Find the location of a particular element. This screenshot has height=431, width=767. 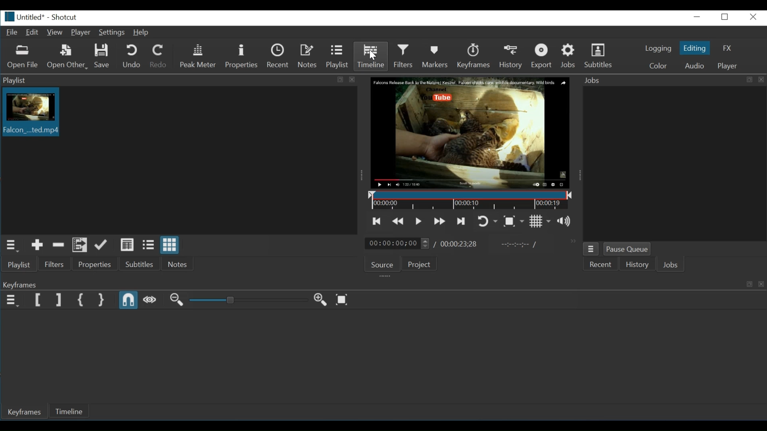

Current location is located at coordinates (398, 244).